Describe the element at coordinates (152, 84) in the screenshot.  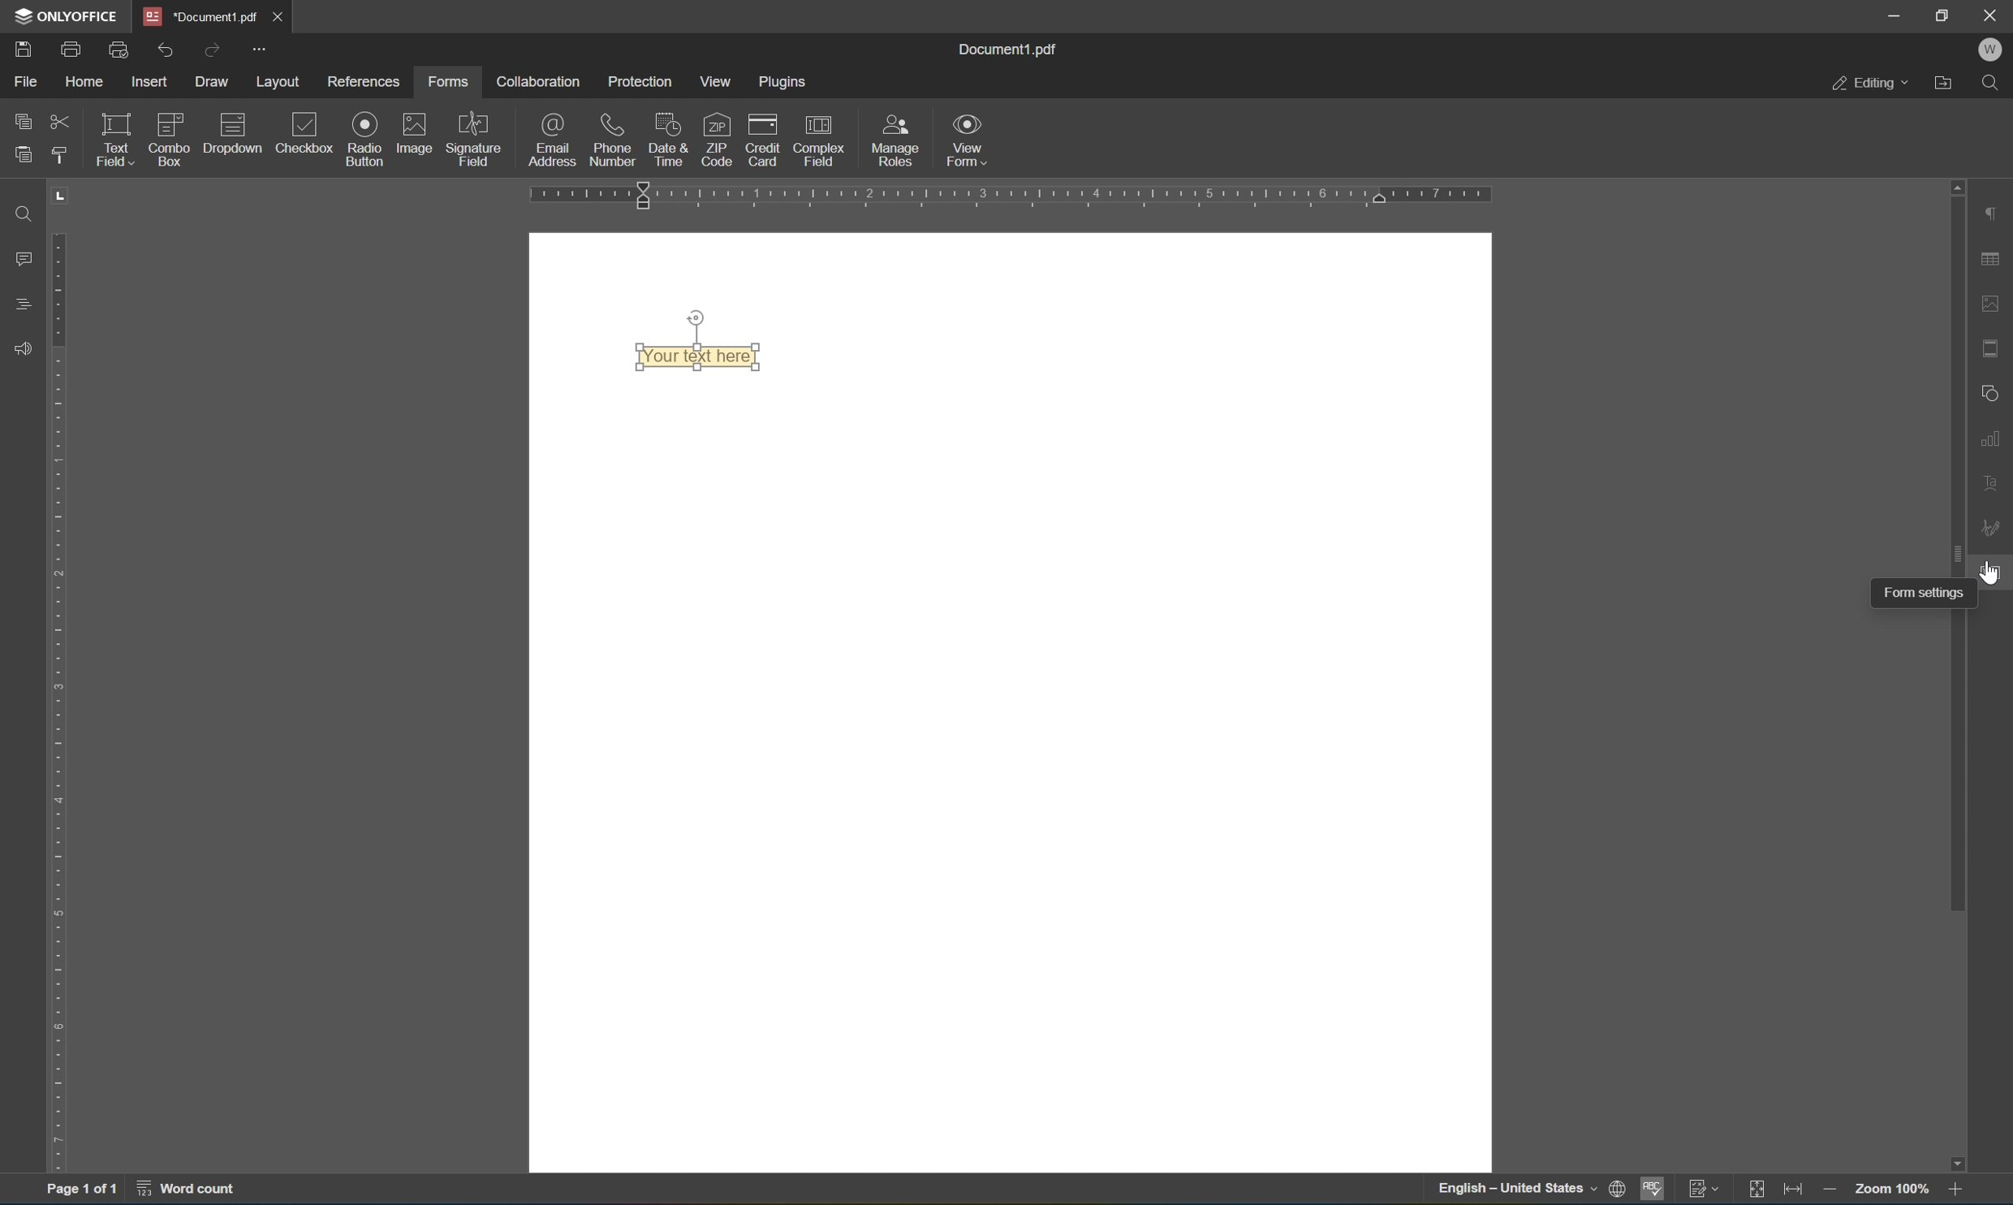
I see `insert` at that location.